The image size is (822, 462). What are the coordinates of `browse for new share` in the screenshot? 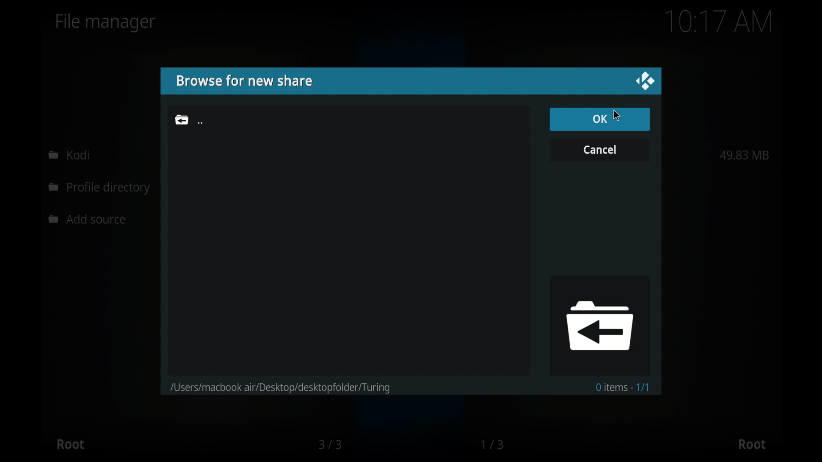 It's located at (244, 81).